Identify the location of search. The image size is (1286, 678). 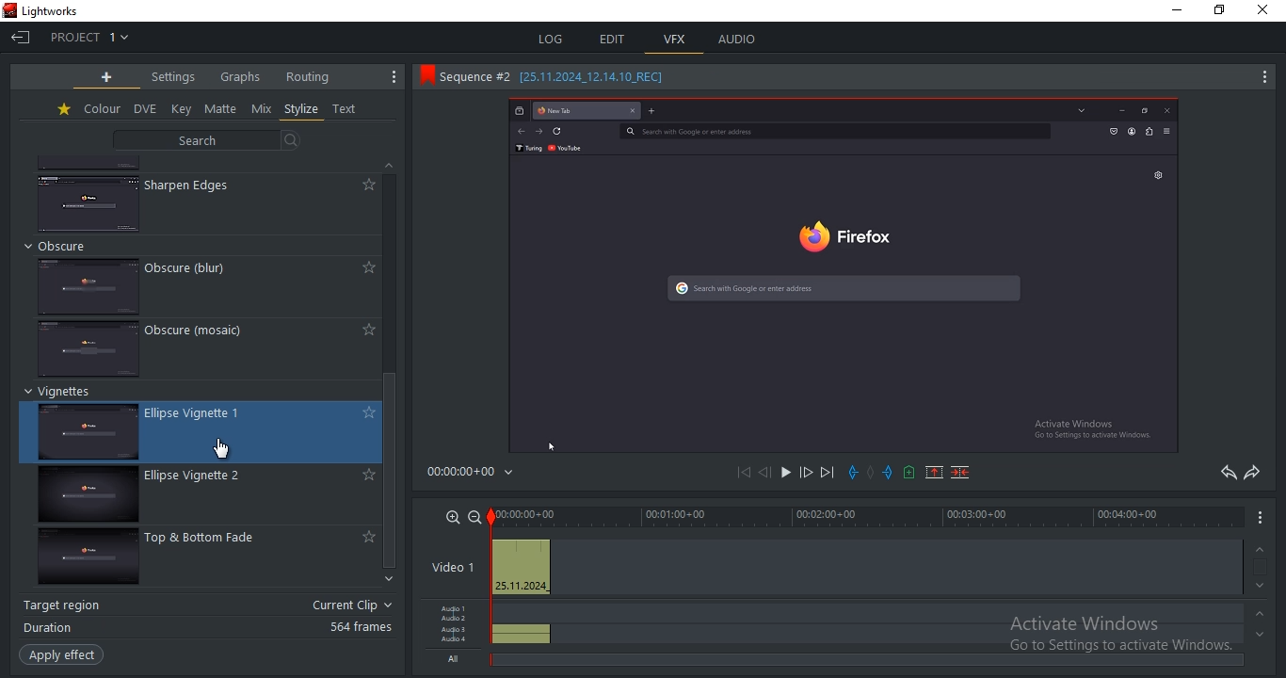
(207, 140).